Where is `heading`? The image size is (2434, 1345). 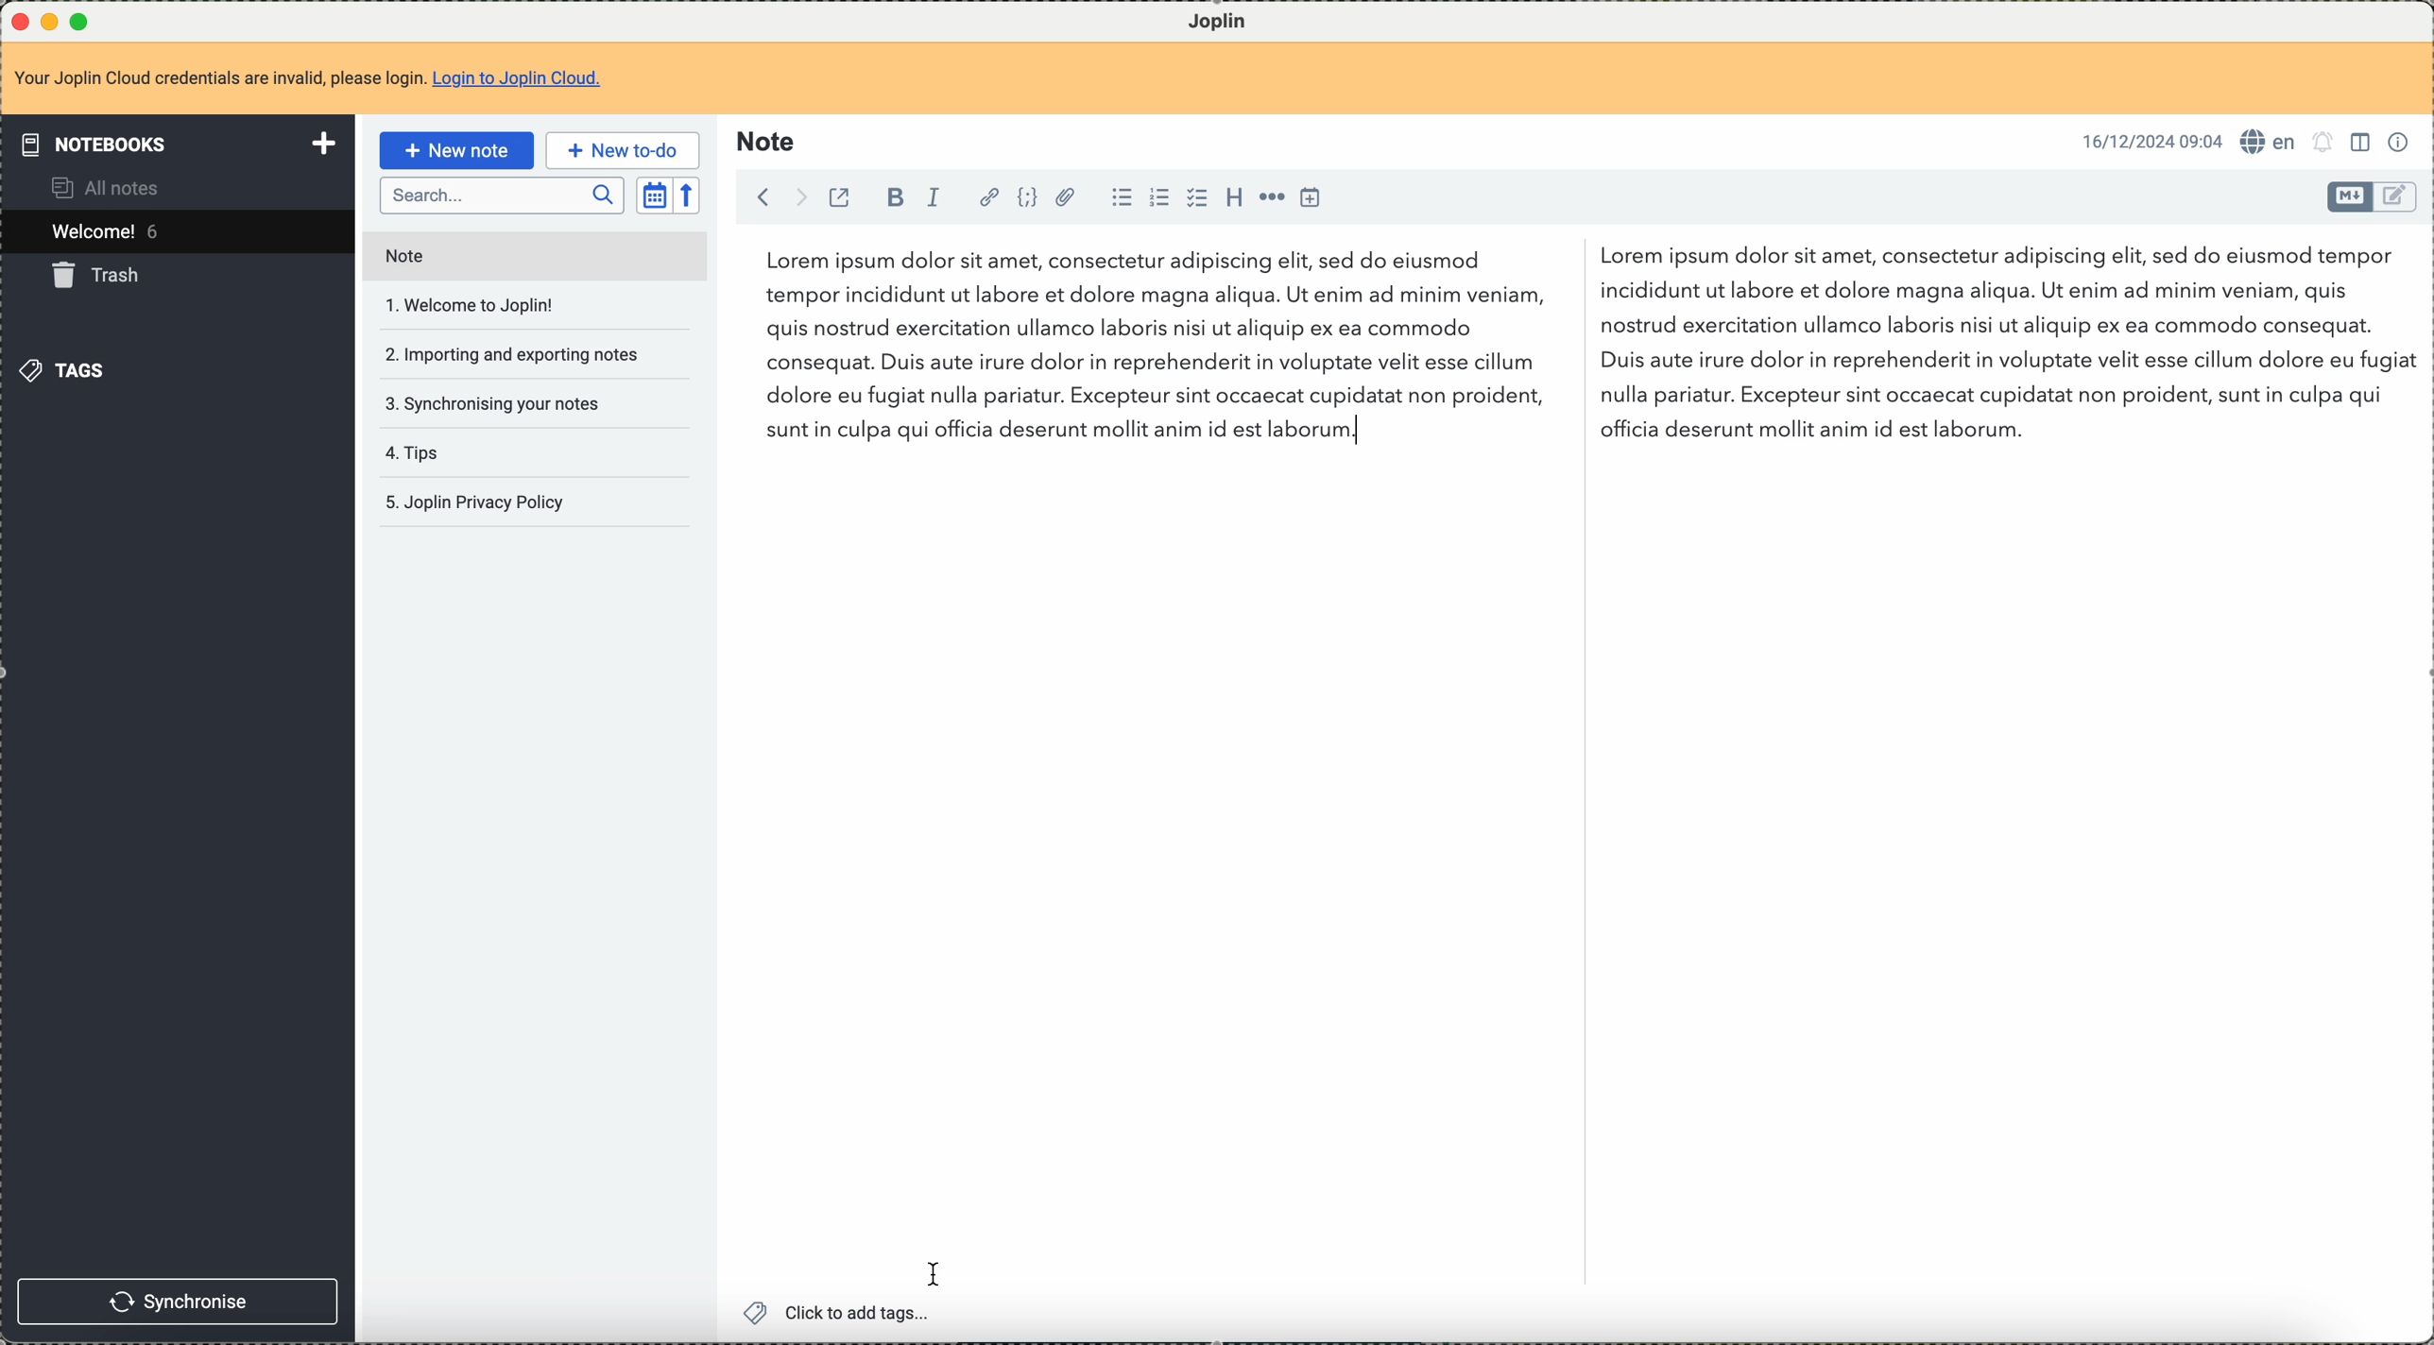
heading is located at coordinates (1234, 200).